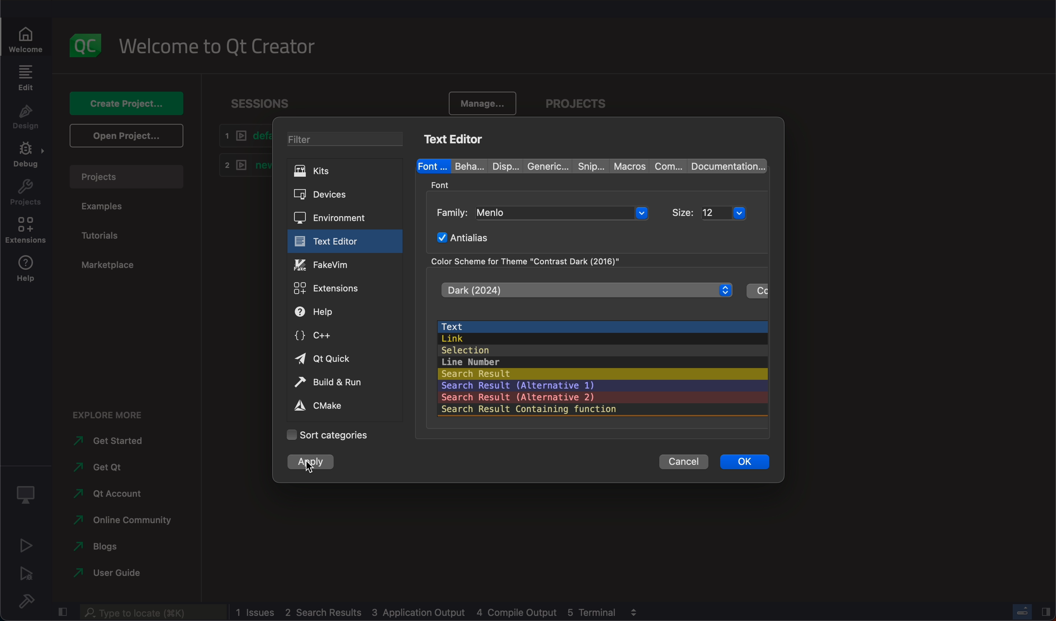  What do you see at coordinates (107, 209) in the screenshot?
I see `examples` at bounding box center [107, 209].